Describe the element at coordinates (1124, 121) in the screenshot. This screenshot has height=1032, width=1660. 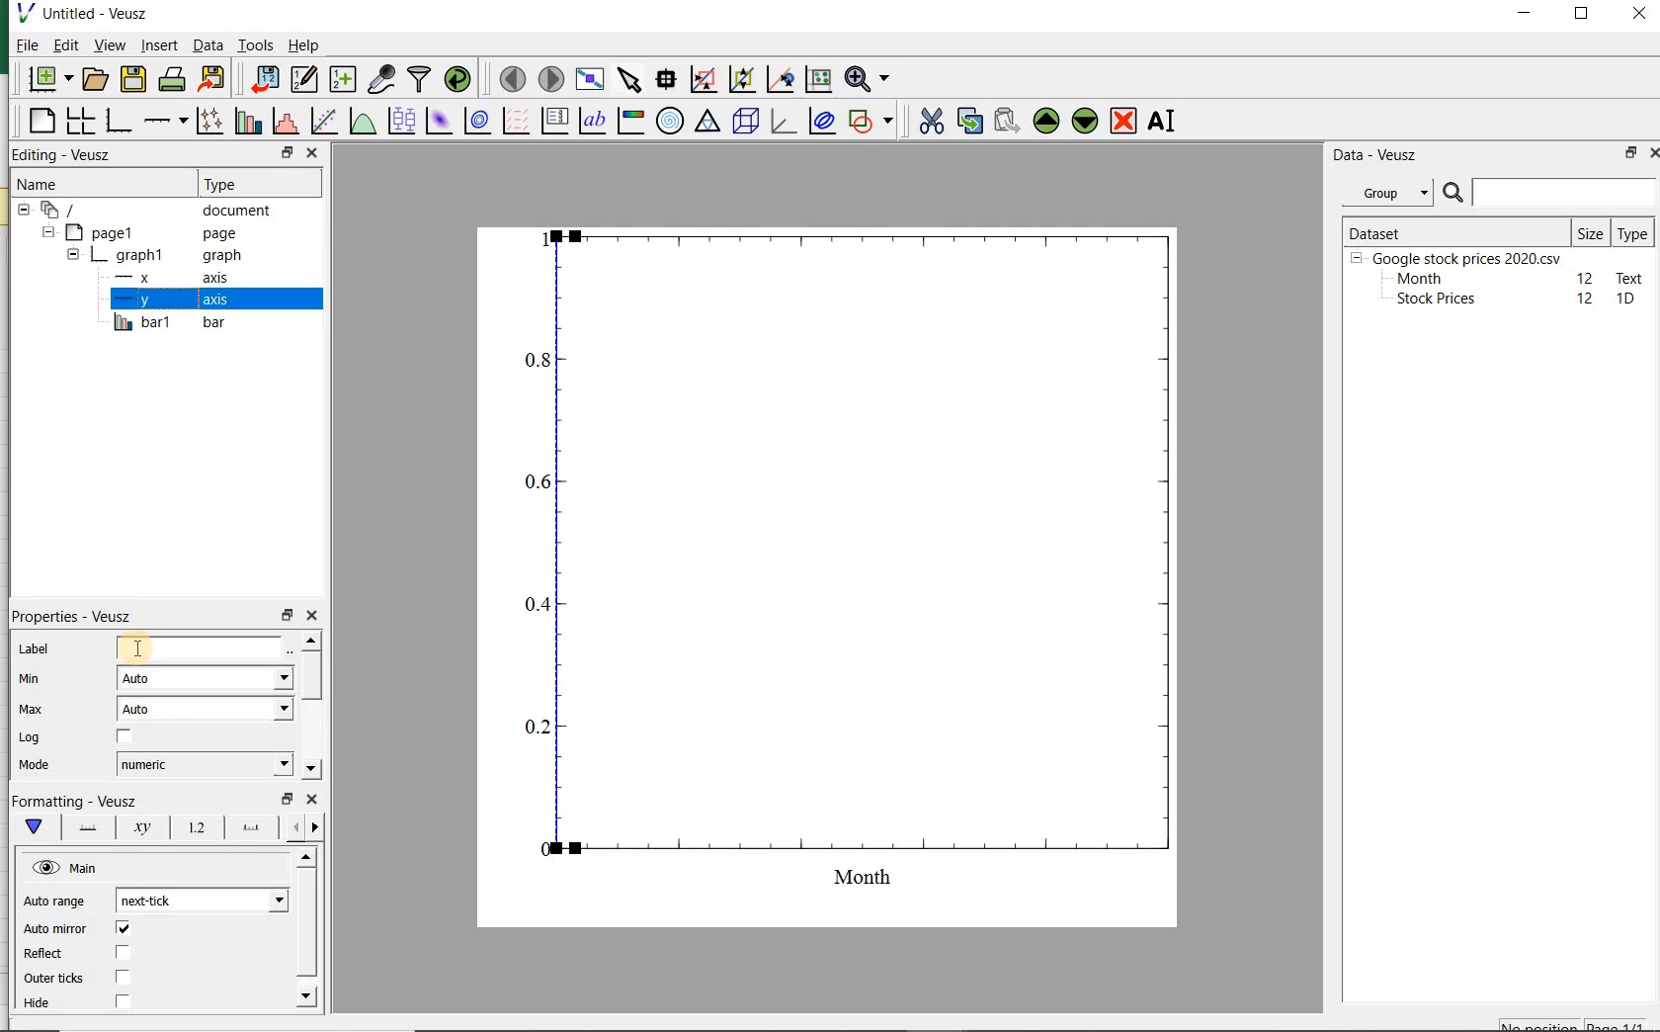
I see `remove the selected widget` at that location.